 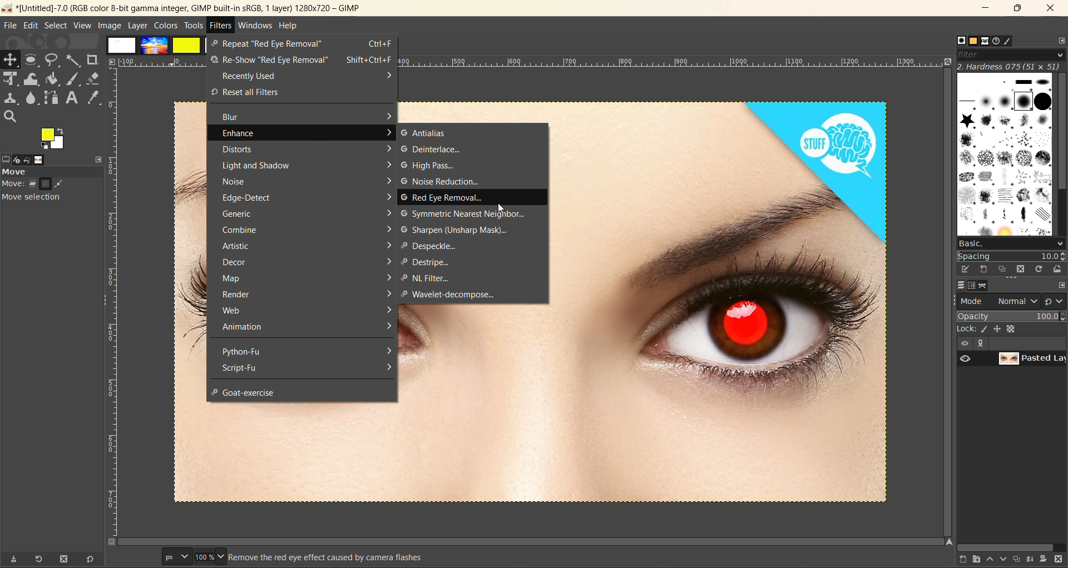 What do you see at coordinates (1012, 257) in the screenshot?
I see `spacing` at bounding box center [1012, 257].